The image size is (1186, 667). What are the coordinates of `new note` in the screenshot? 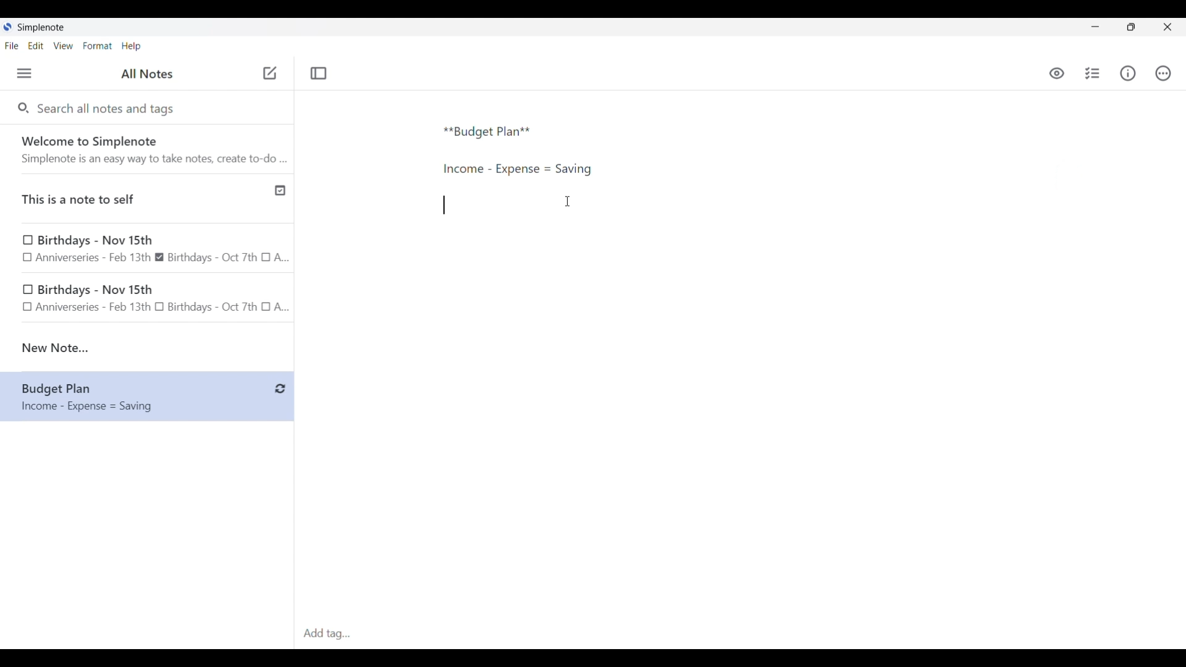 It's located at (147, 348).